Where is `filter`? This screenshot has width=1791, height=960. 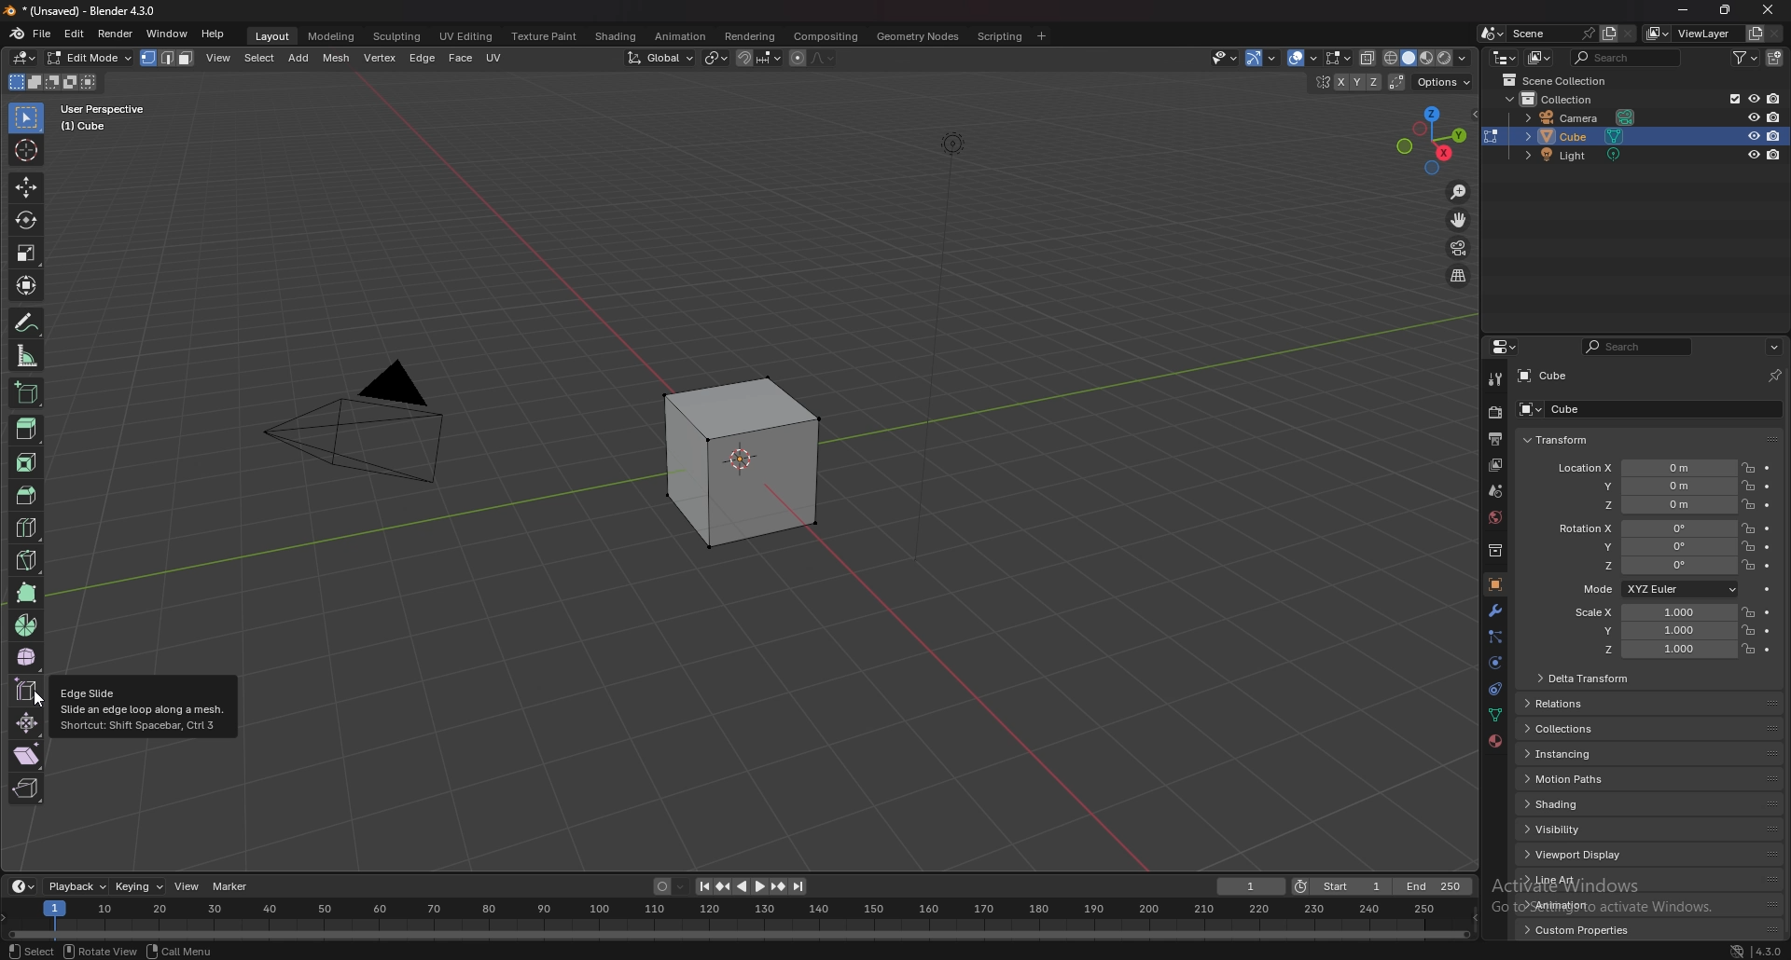 filter is located at coordinates (1747, 57).